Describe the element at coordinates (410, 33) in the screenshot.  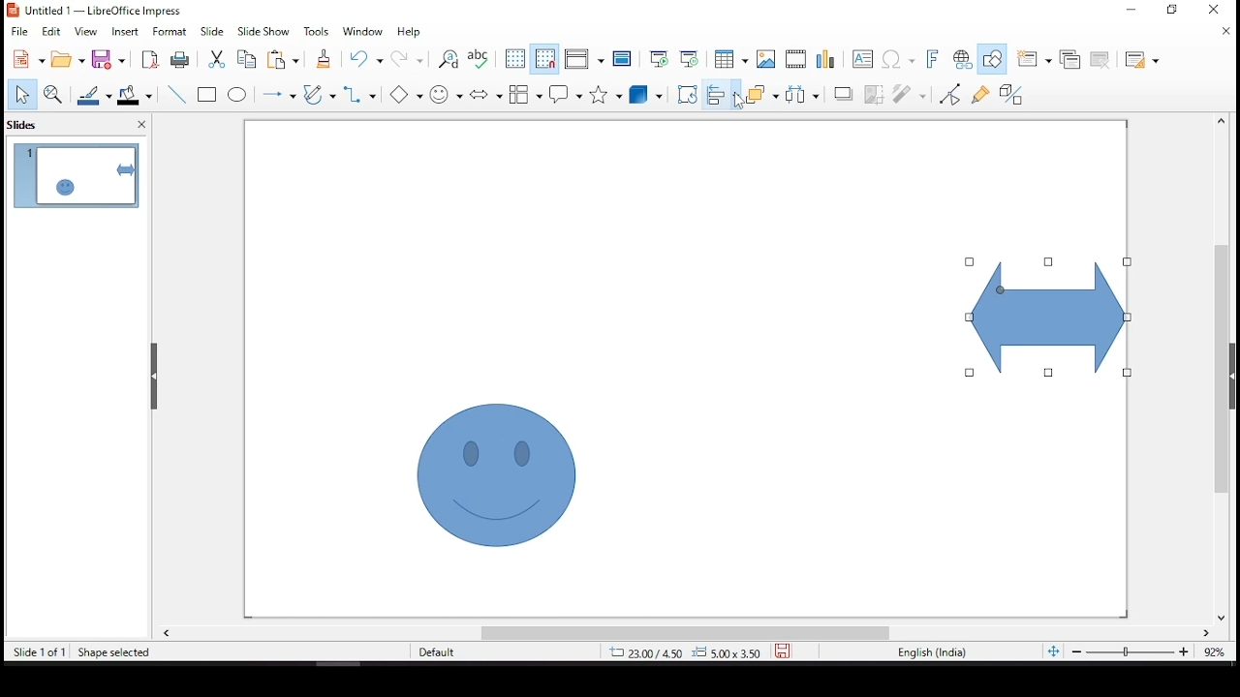
I see `help` at that location.